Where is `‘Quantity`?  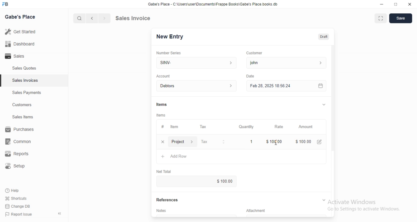 ‘Quantity is located at coordinates (246, 127).